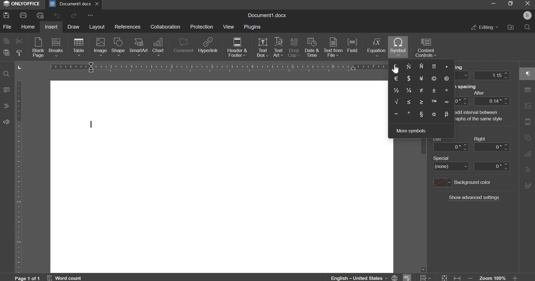  I want to click on text art, so click(278, 47).